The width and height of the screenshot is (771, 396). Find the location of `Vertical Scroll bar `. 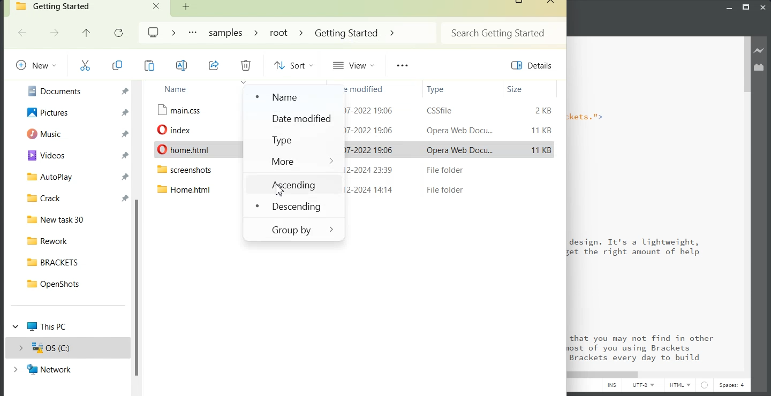

Vertical Scroll bar  is located at coordinates (746, 203).